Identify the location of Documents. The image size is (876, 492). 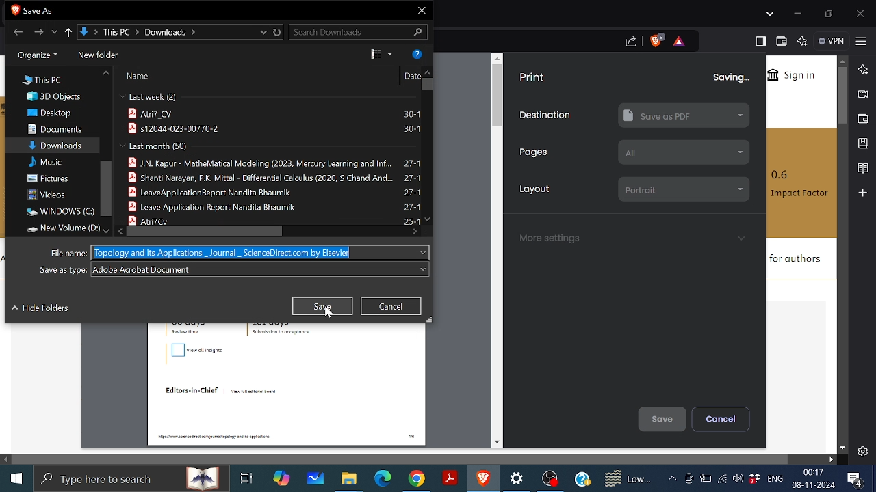
(57, 128).